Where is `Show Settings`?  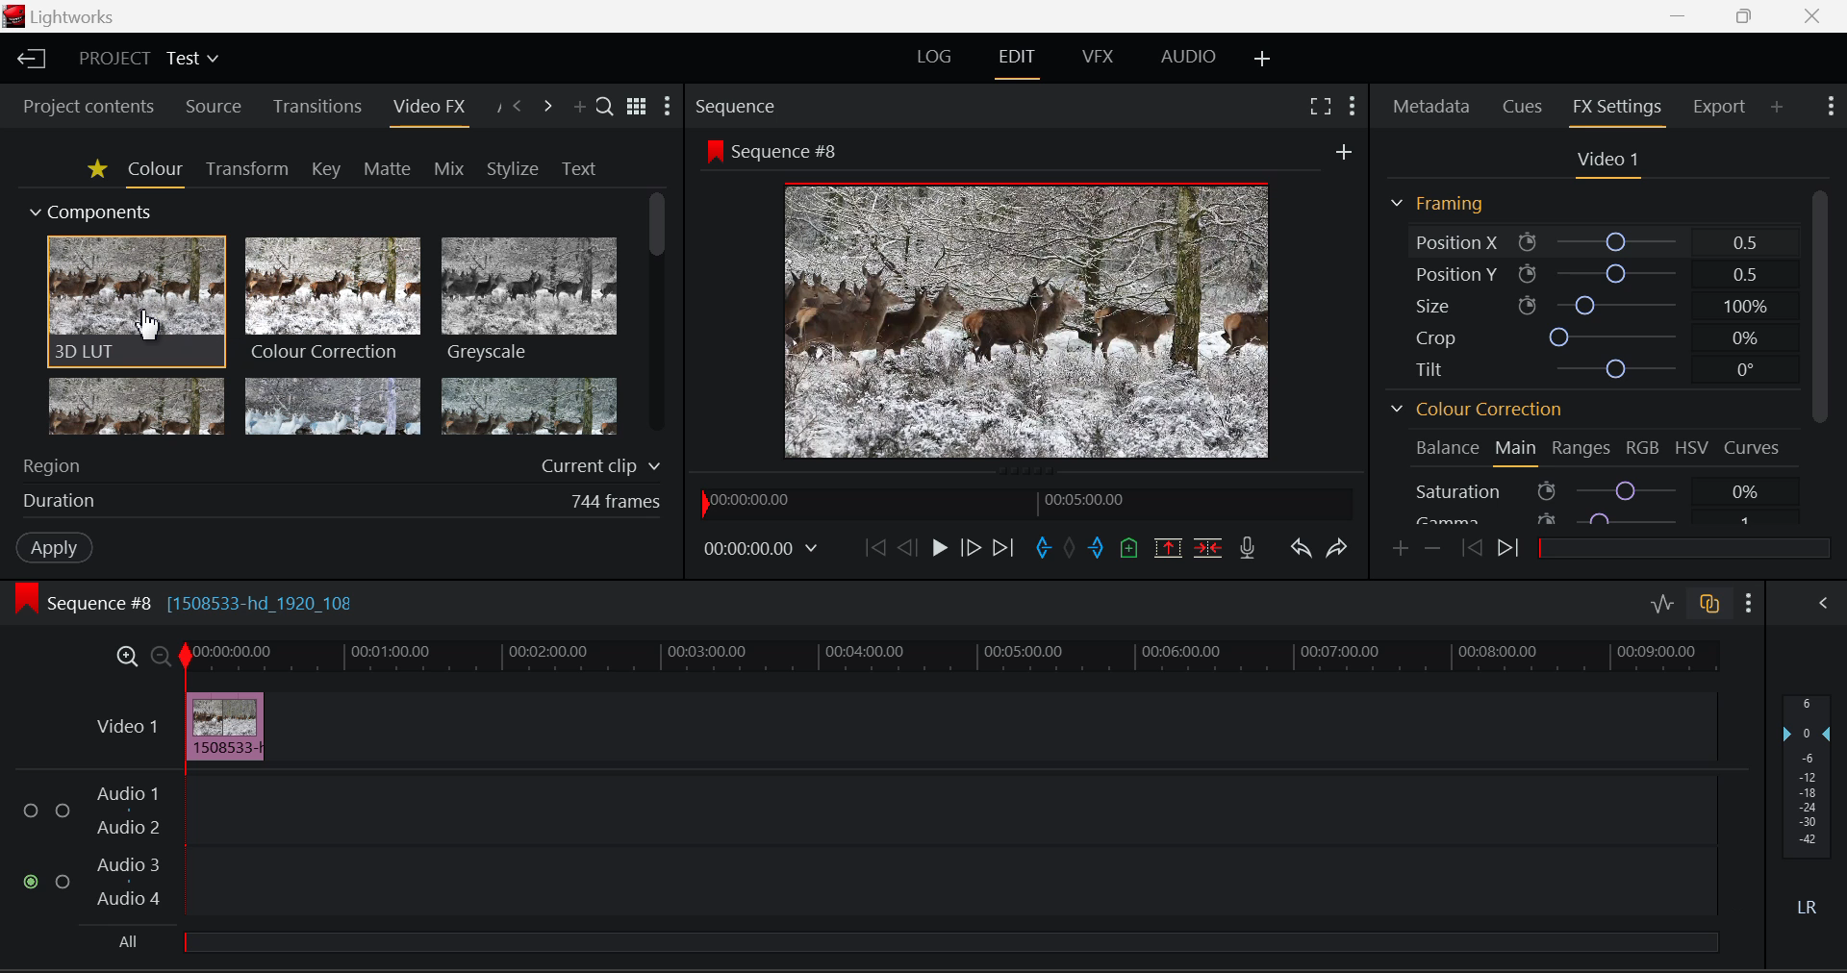 Show Settings is located at coordinates (1748, 603).